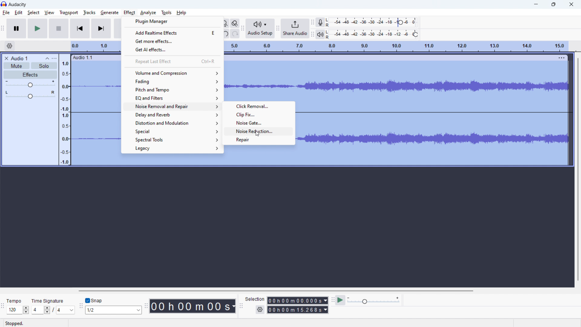 The image size is (581, 327). I want to click on special, so click(171, 131).